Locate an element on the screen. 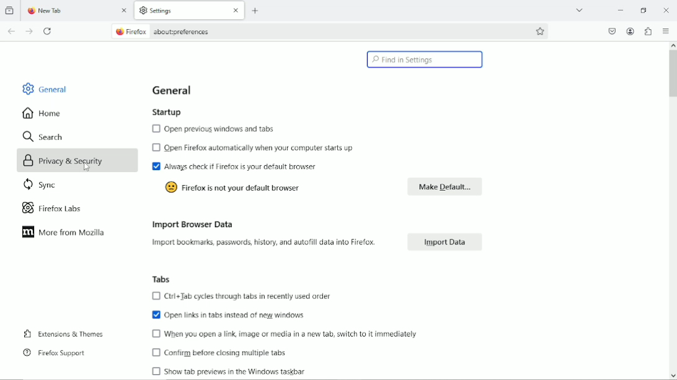 This screenshot has height=380, width=677. close is located at coordinates (125, 12).